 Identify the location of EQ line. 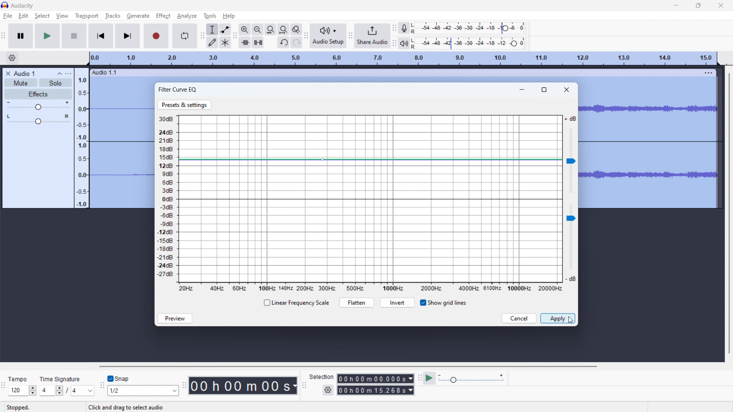
(370, 199).